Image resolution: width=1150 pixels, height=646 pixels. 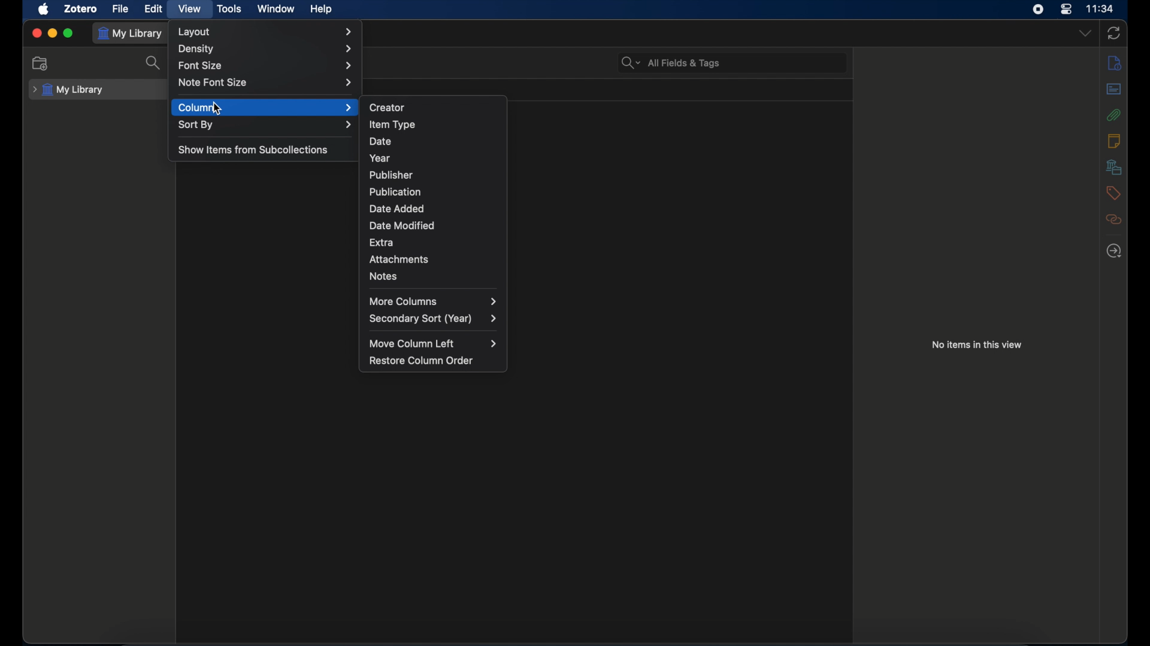 I want to click on libraries, so click(x=1113, y=167).